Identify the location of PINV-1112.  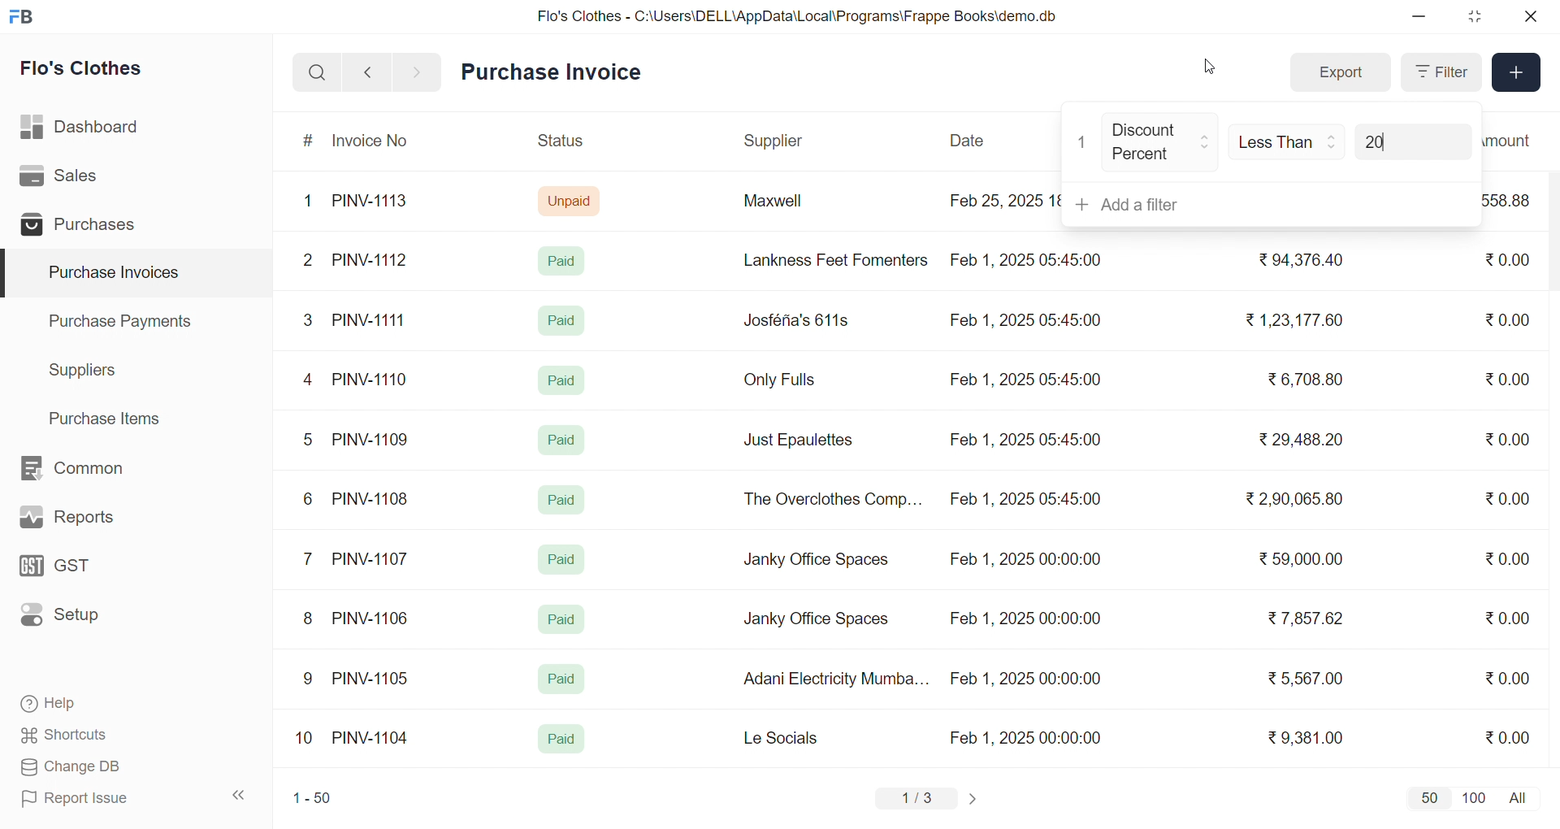
(370, 261).